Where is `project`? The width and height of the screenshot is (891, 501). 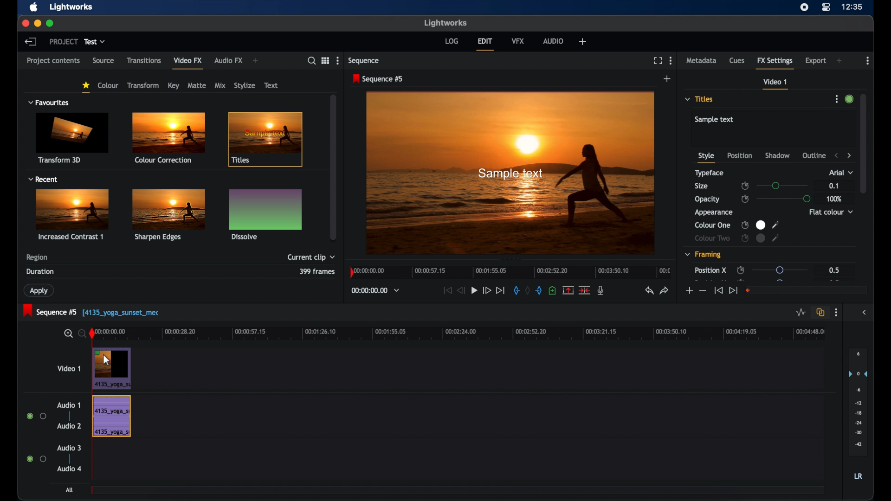
project is located at coordinates (62, 42).